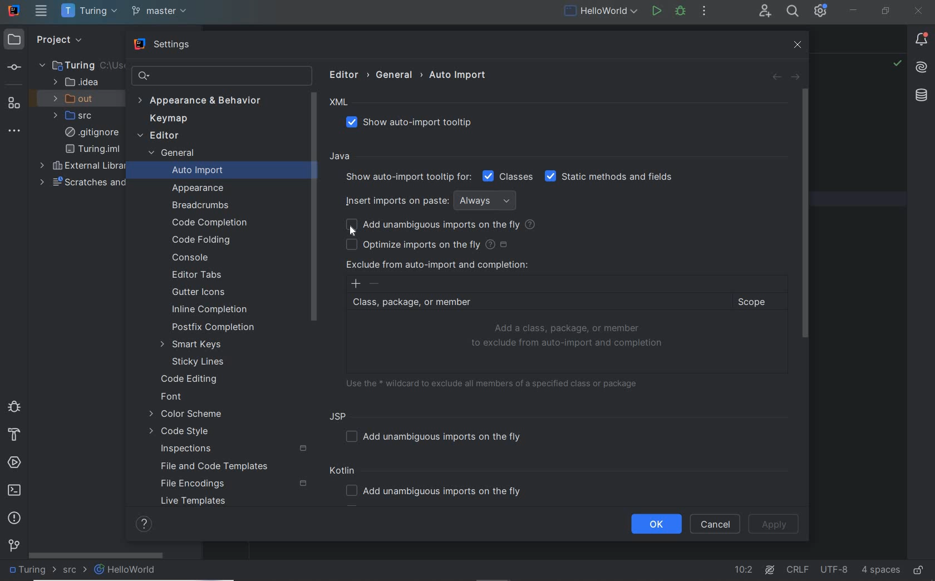 This screenshot has width=935, height=581. What do you see at coordinates (85, 166) in the screenshot?
I see `external libraries` at bounding box center [85, 166].